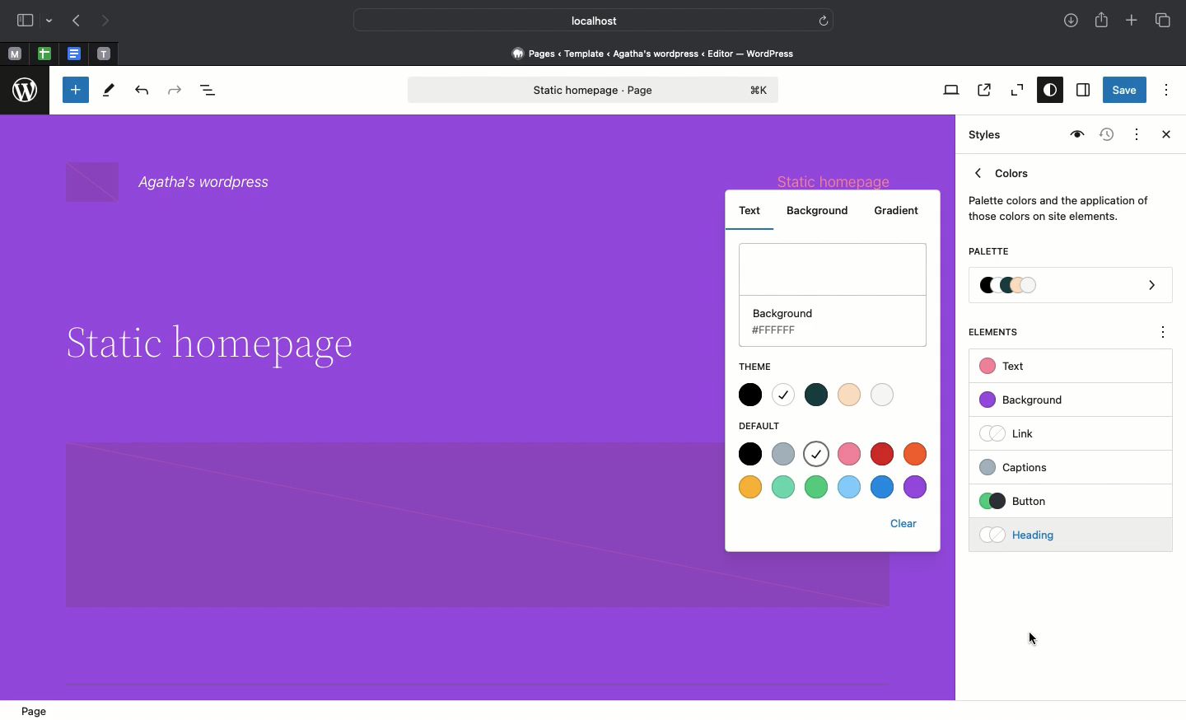 This screenshot has height=720, width=1186. What do you see at coordinates (1163, 136) in the screenshot?
I see `Close` at bounding box center [1163, 136].